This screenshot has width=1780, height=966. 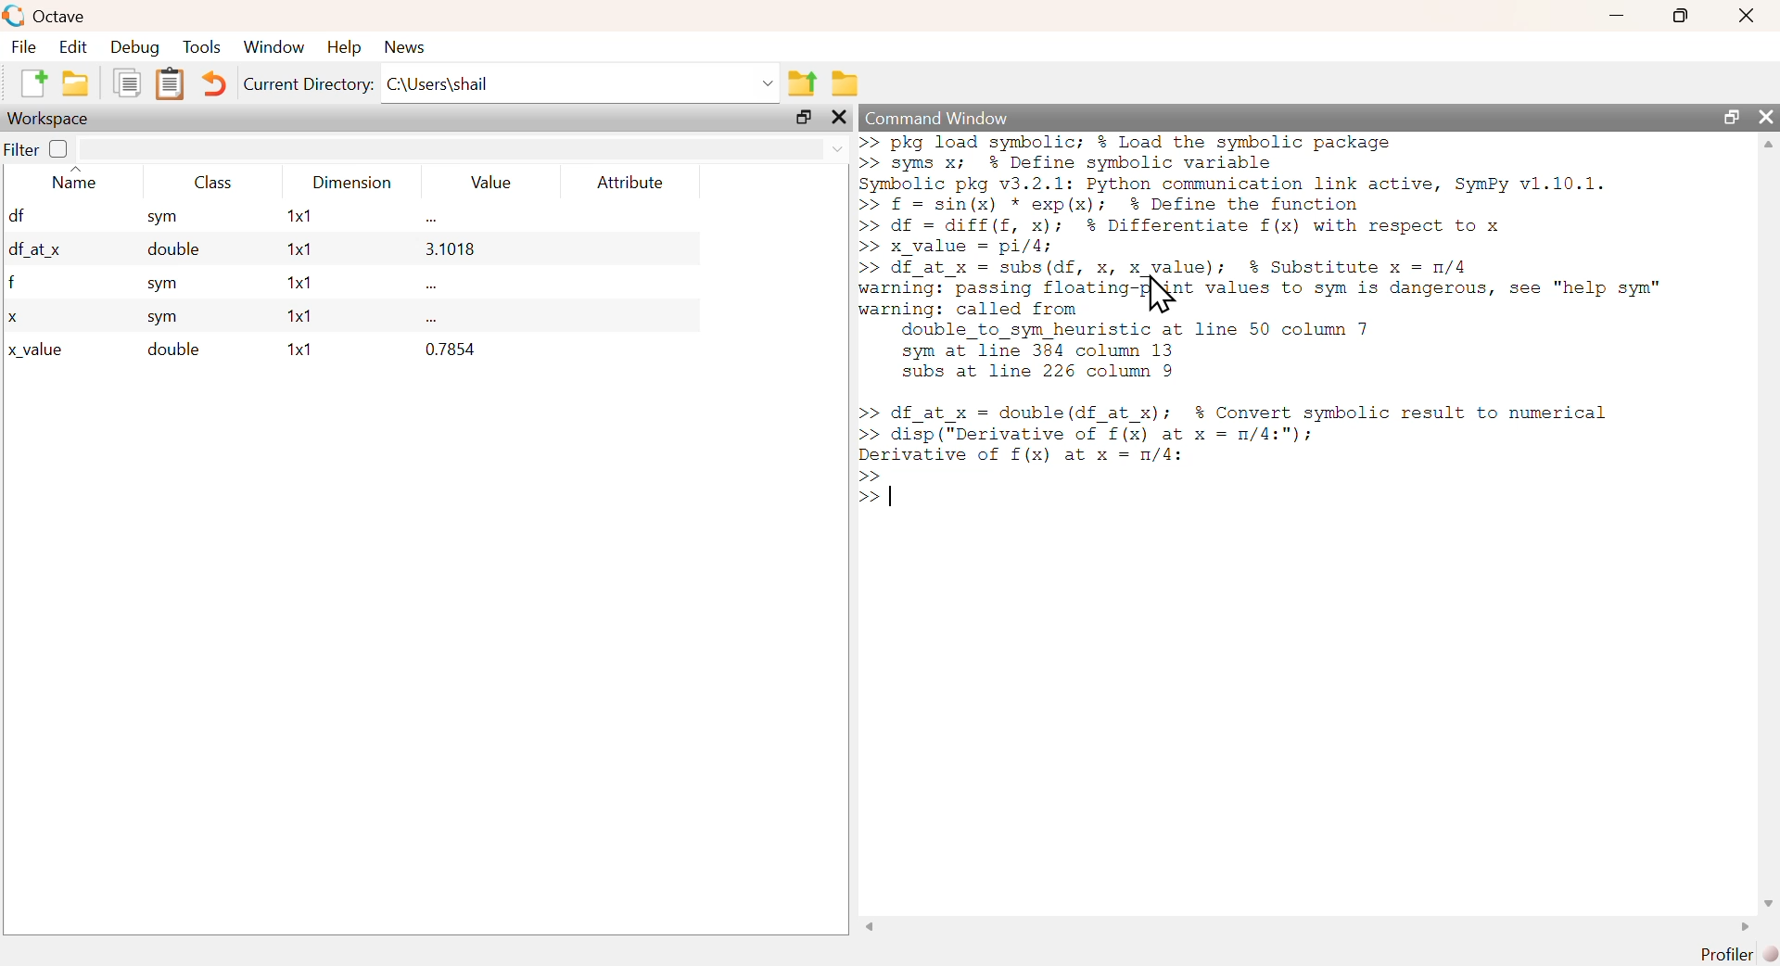 I want to click on News, so click(x=405, y=47).